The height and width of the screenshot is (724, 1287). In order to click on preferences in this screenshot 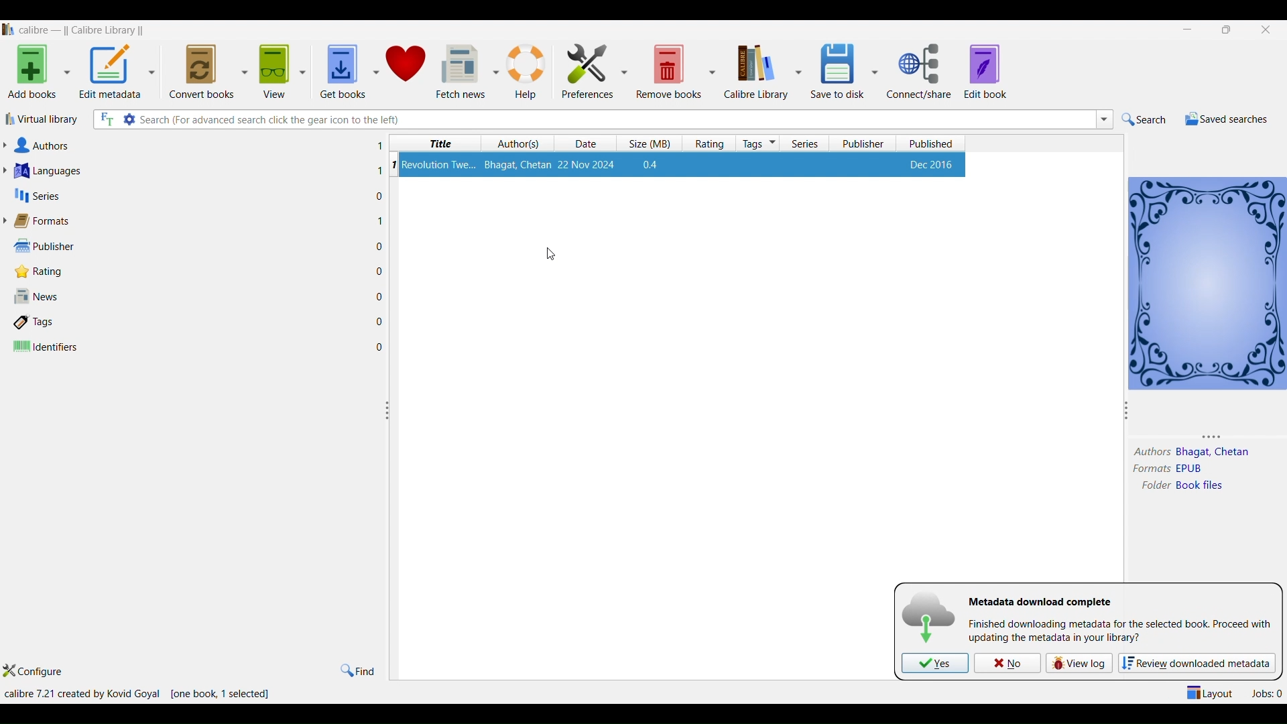, I will do `click(584, 66)`.